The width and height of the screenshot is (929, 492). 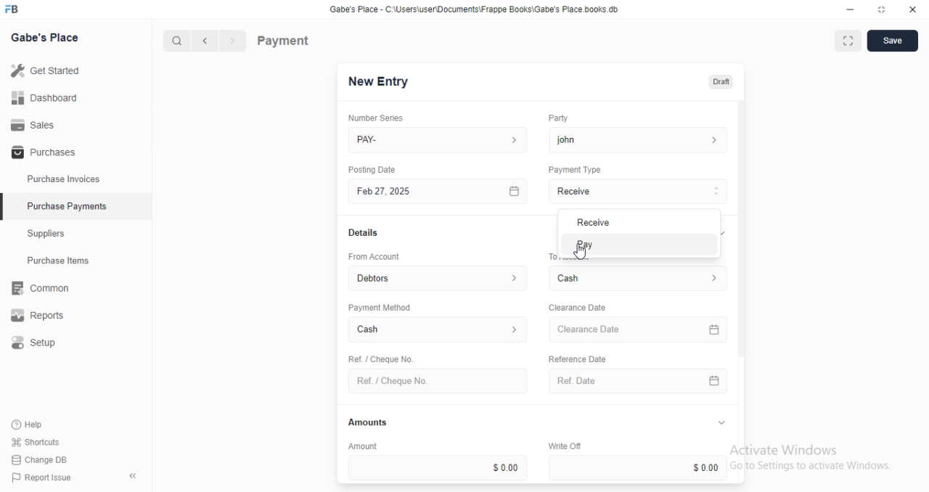 What do you see at coordinates (370, 118) in the screenshot?
I see `Number Series` at bounding box center [370, 118].